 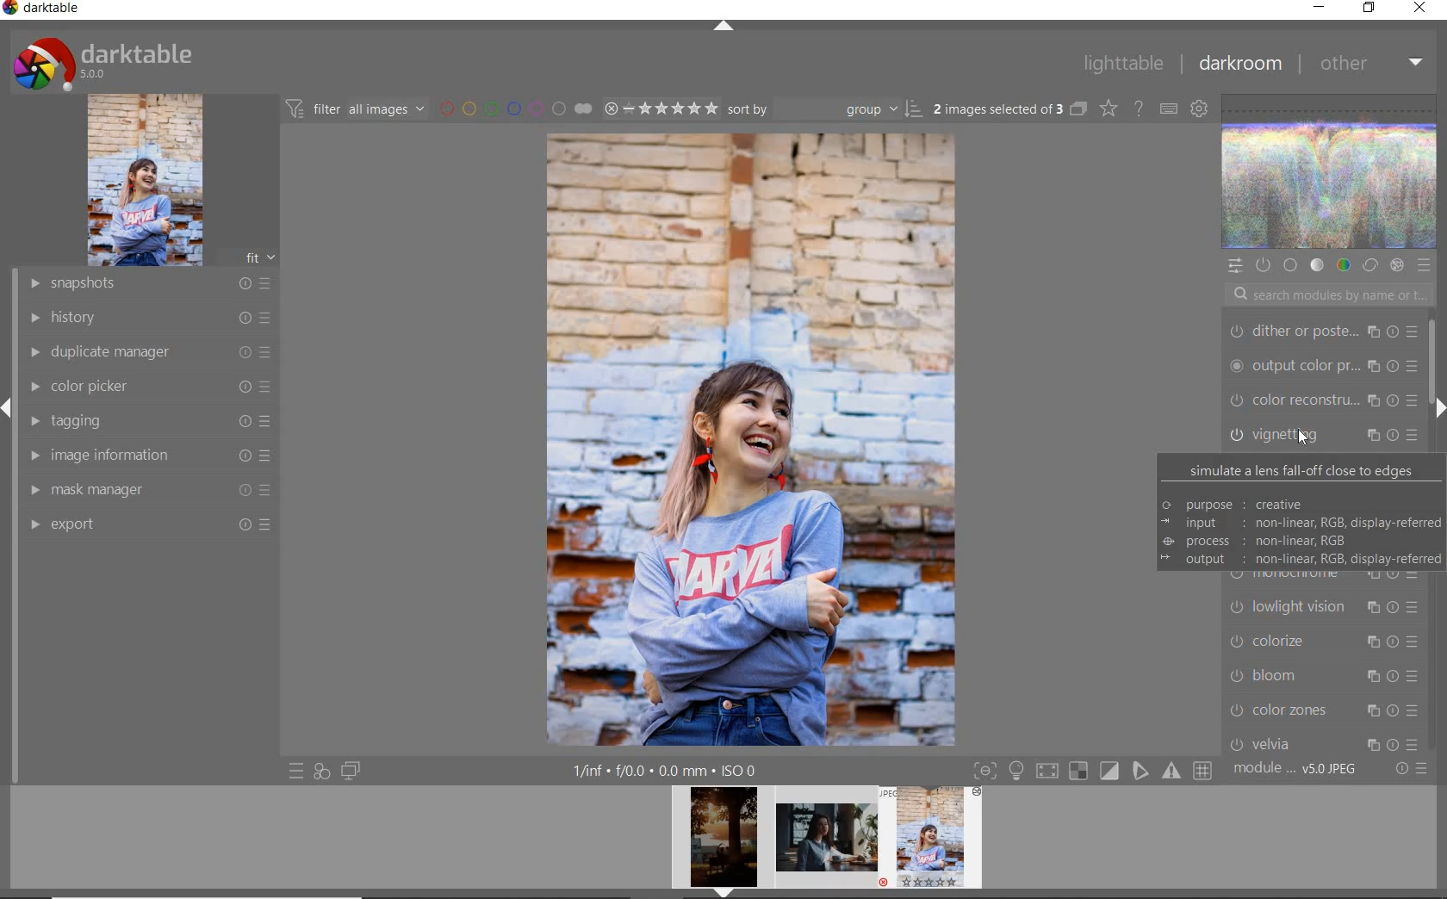 I want to click on correct, so click(x=1370, y=266).